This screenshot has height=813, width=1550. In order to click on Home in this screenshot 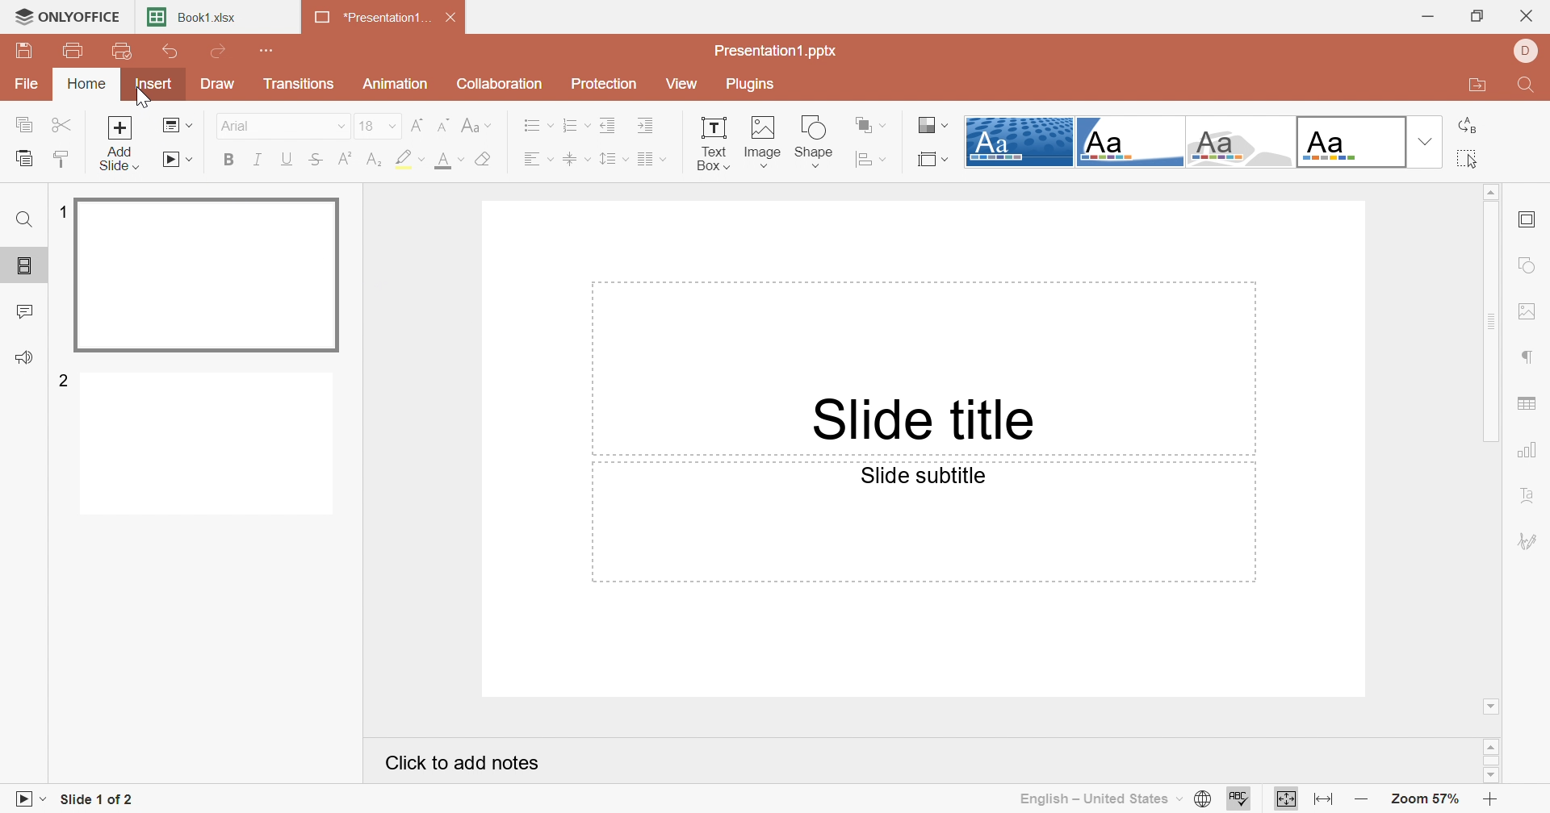, I will do `click(90, 83)`.